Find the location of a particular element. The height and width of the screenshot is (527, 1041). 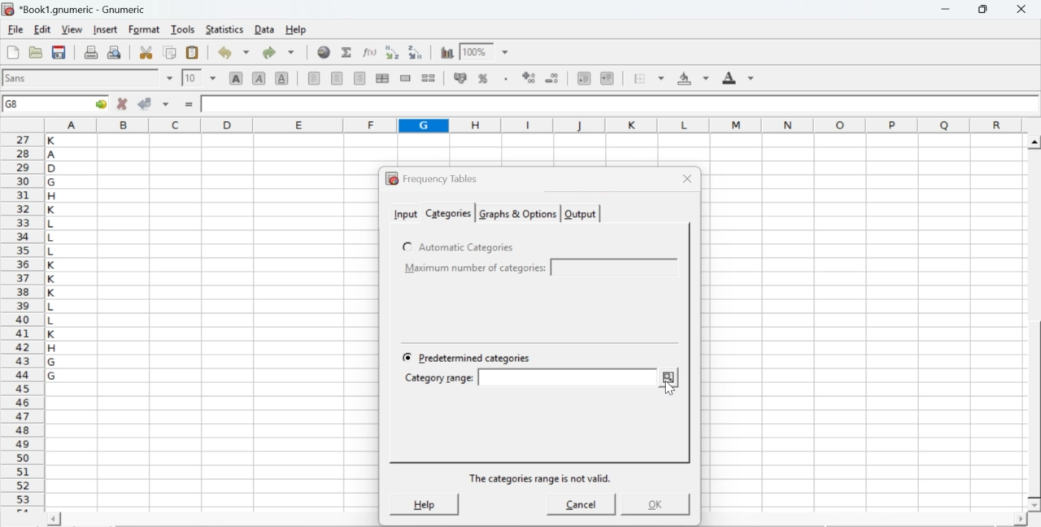

minimize is located at coordinates (947, 9).